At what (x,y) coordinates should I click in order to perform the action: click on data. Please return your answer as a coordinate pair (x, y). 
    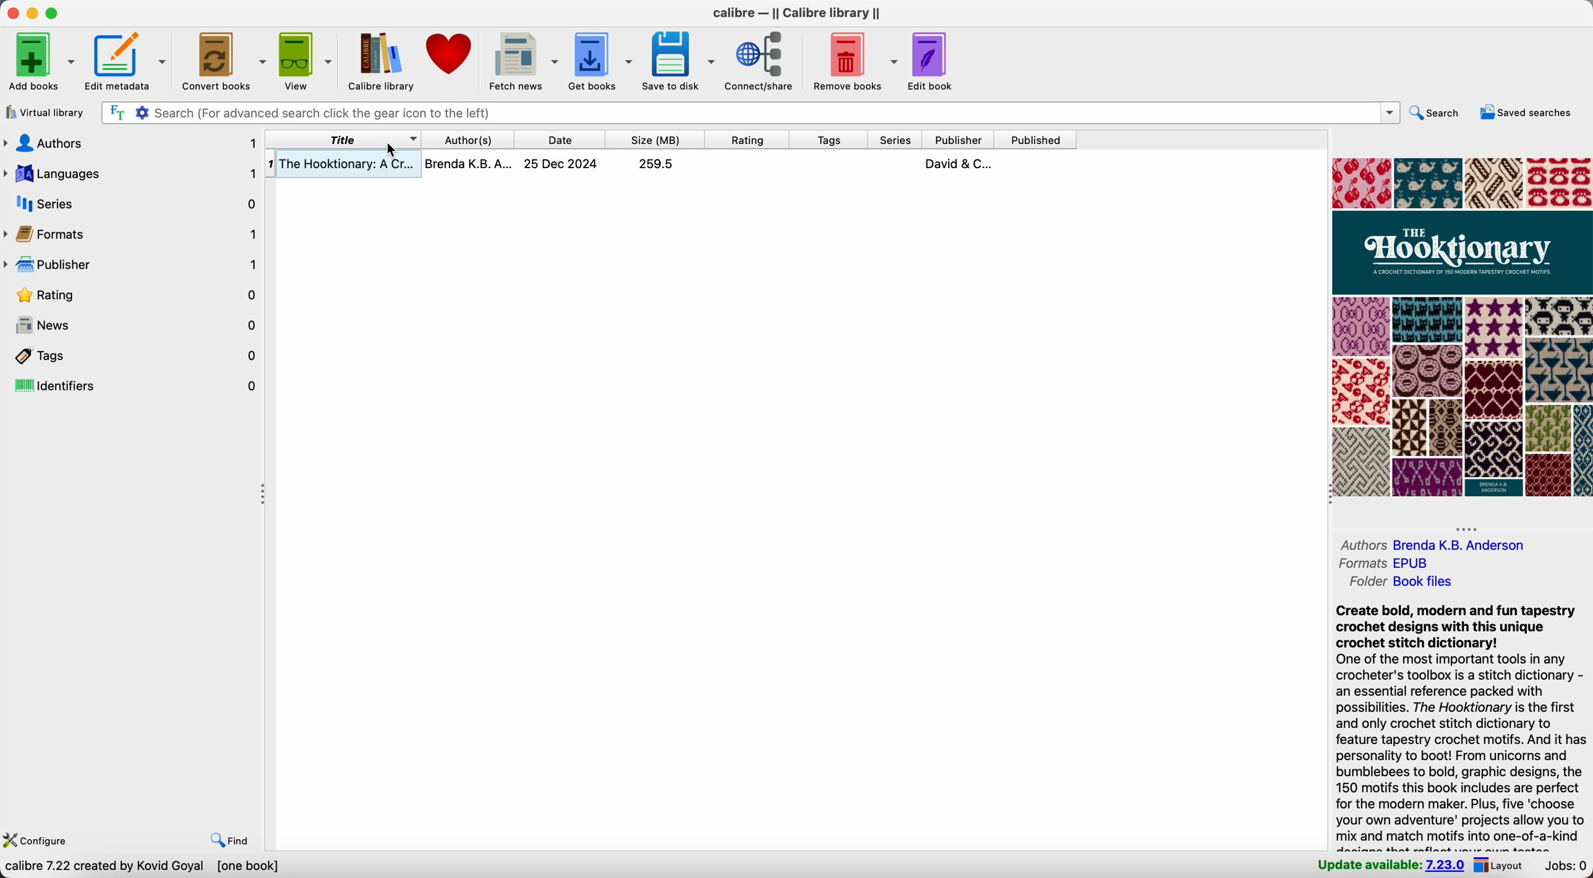
    Looking at the image, I should click on (145, 868).